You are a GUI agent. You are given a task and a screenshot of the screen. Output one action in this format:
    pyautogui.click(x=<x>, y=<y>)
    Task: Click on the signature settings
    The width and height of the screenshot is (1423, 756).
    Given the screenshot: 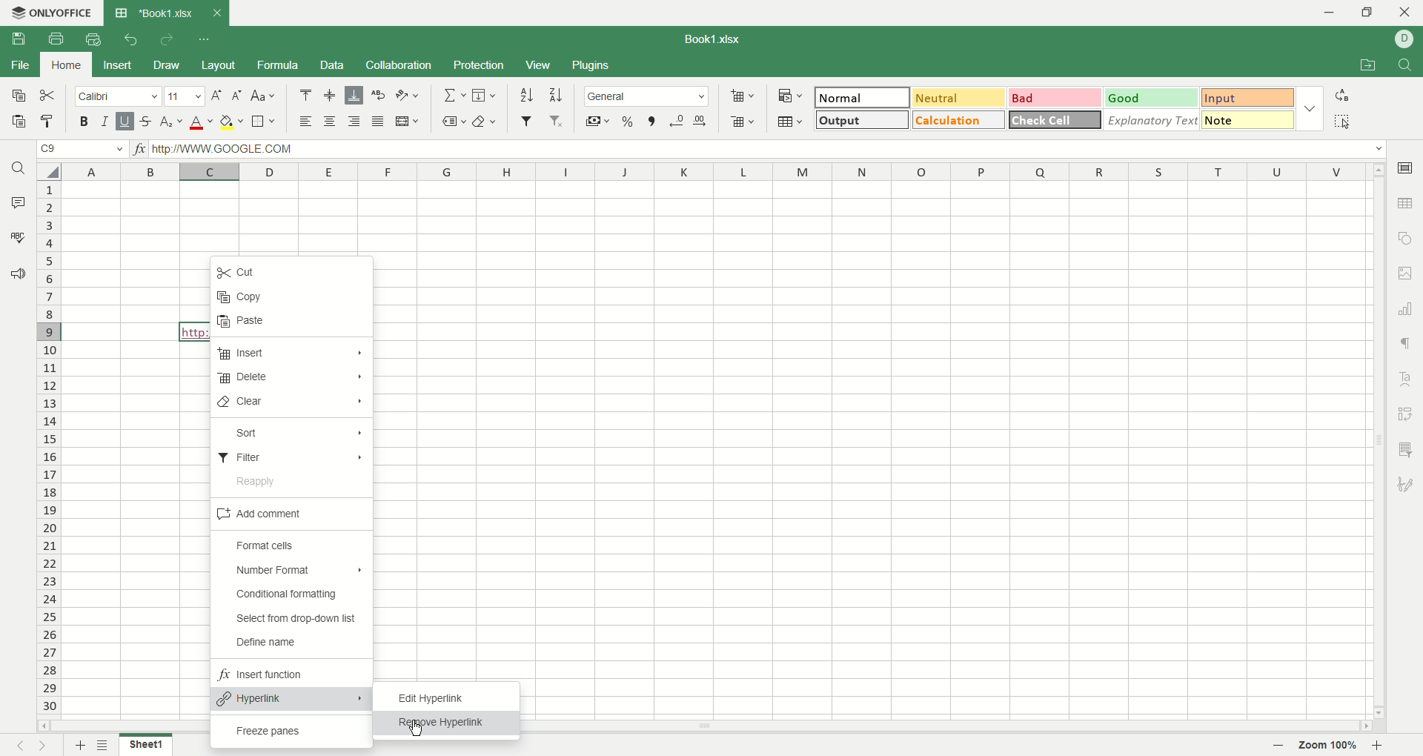 What is the action you would take?
    pyautogui.click(x=1407, y=485)
    